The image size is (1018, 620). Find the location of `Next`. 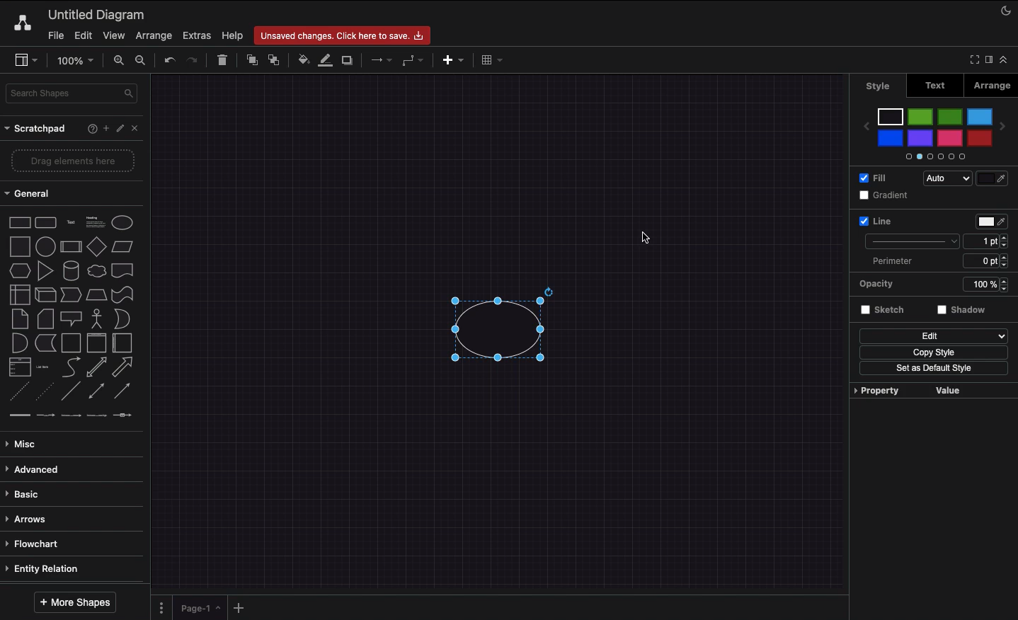

Next is located at coordinates (1007, 124).